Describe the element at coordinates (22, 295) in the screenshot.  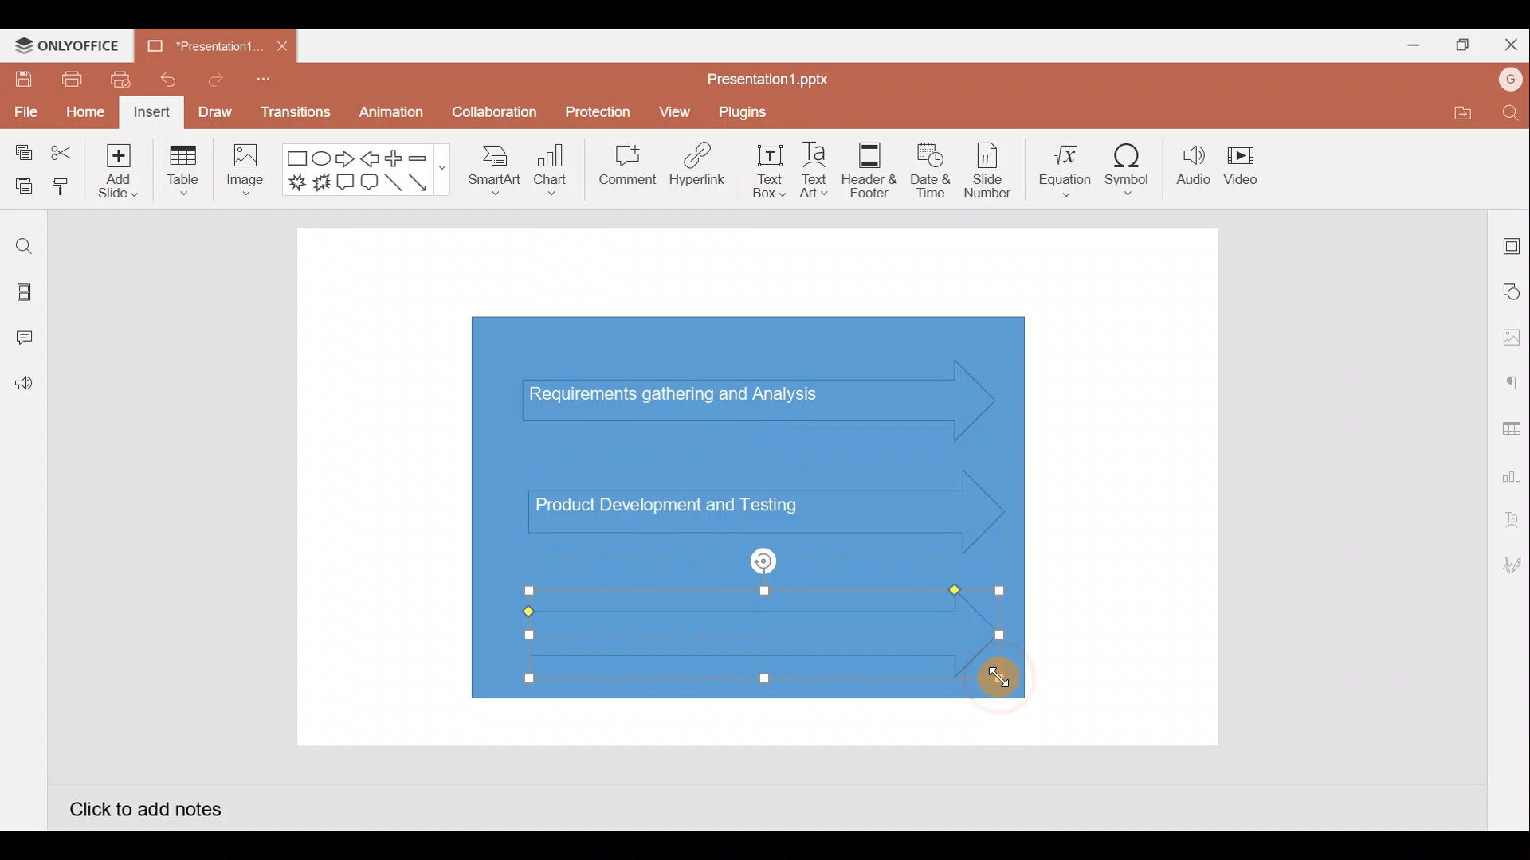
I see `Slides` at that location.